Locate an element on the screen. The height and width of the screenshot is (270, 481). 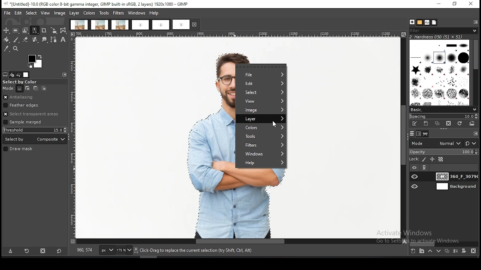
blend mode is located at coordinates (436, 143).